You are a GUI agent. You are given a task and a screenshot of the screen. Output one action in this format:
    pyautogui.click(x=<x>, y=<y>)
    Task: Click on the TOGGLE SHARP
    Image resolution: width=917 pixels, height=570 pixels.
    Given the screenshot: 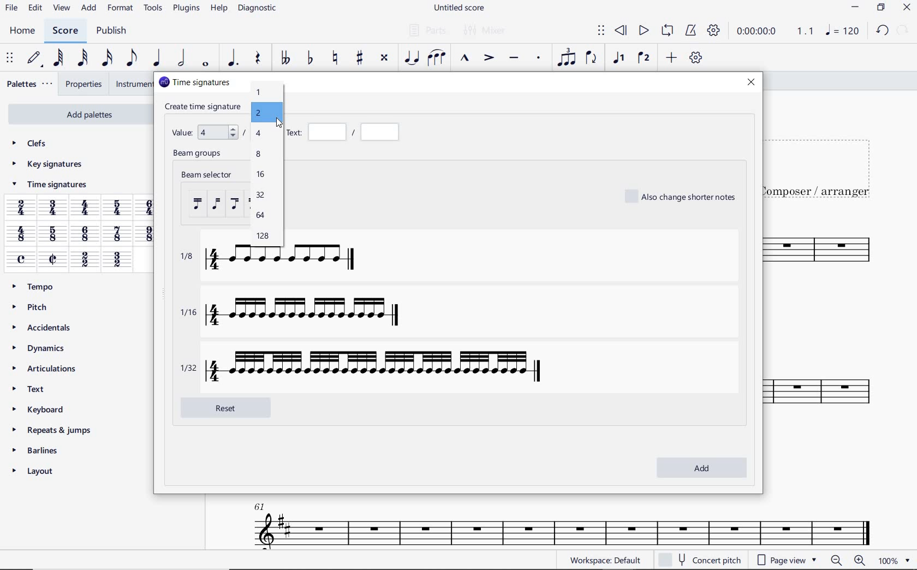 What is the action you would take?
    pyautogui.click(x=358, y=59)
    